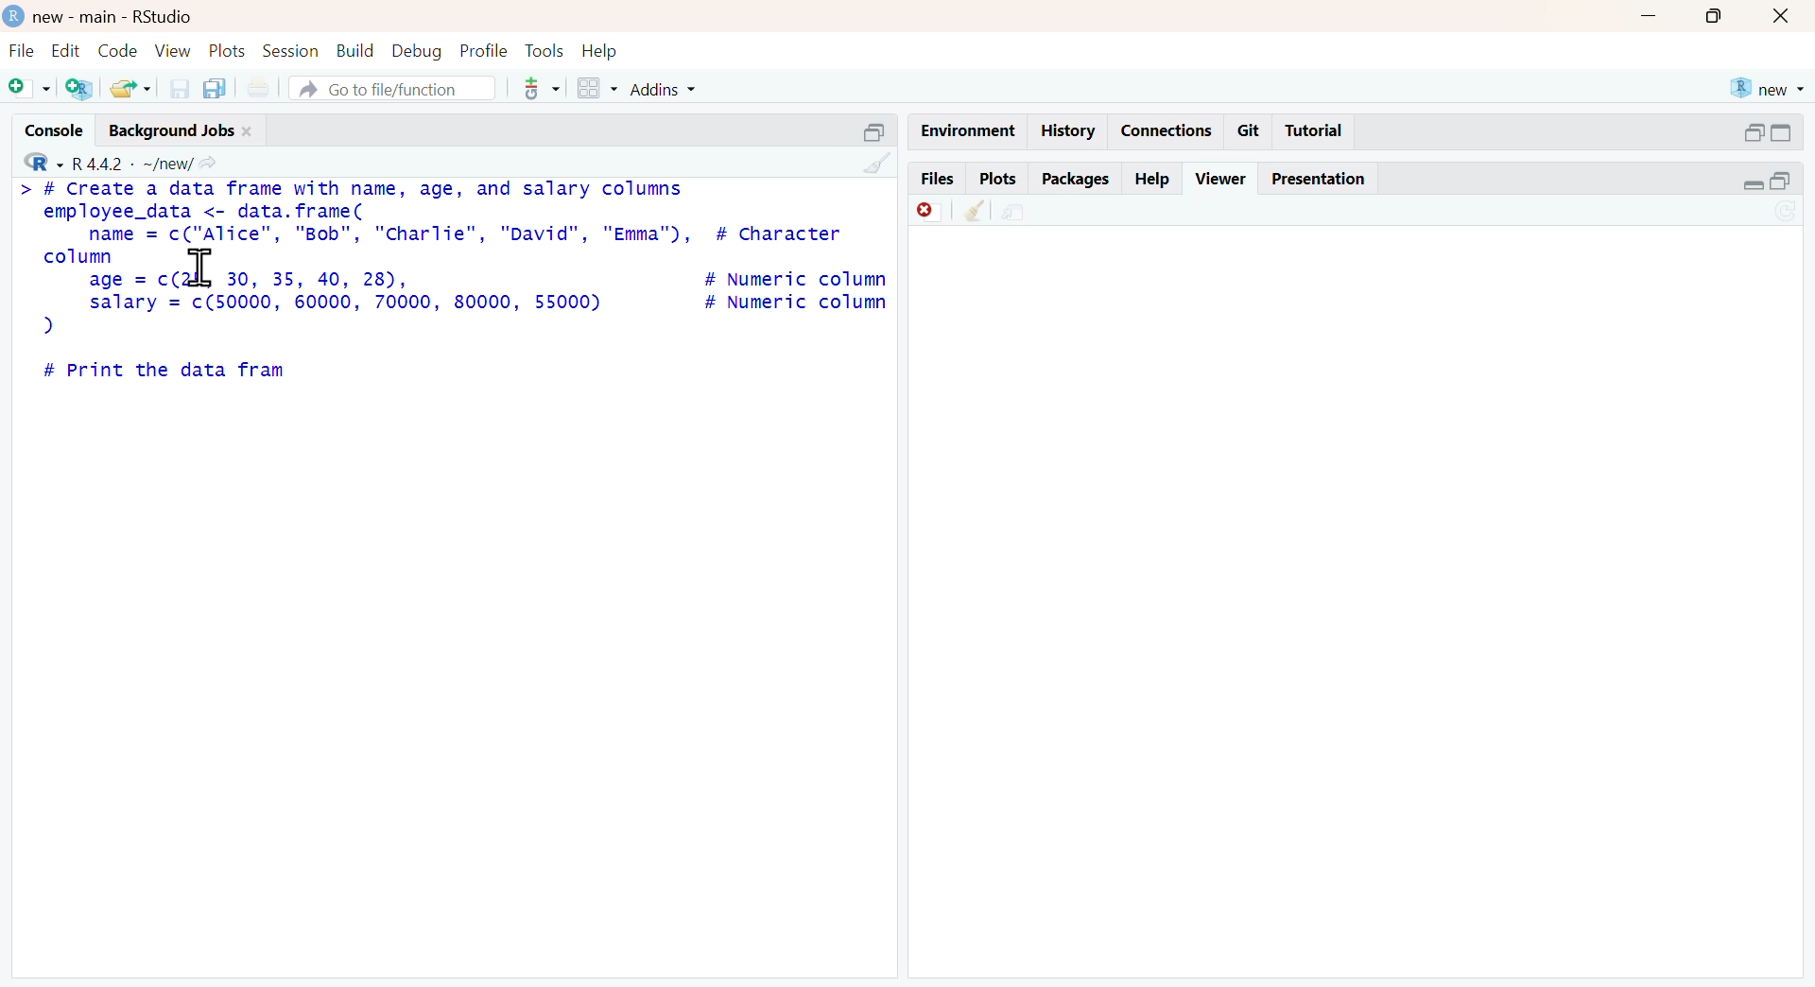 The width and height of the screenshot is (1815, 987). I want to click on open existing file, so click(127, 88).